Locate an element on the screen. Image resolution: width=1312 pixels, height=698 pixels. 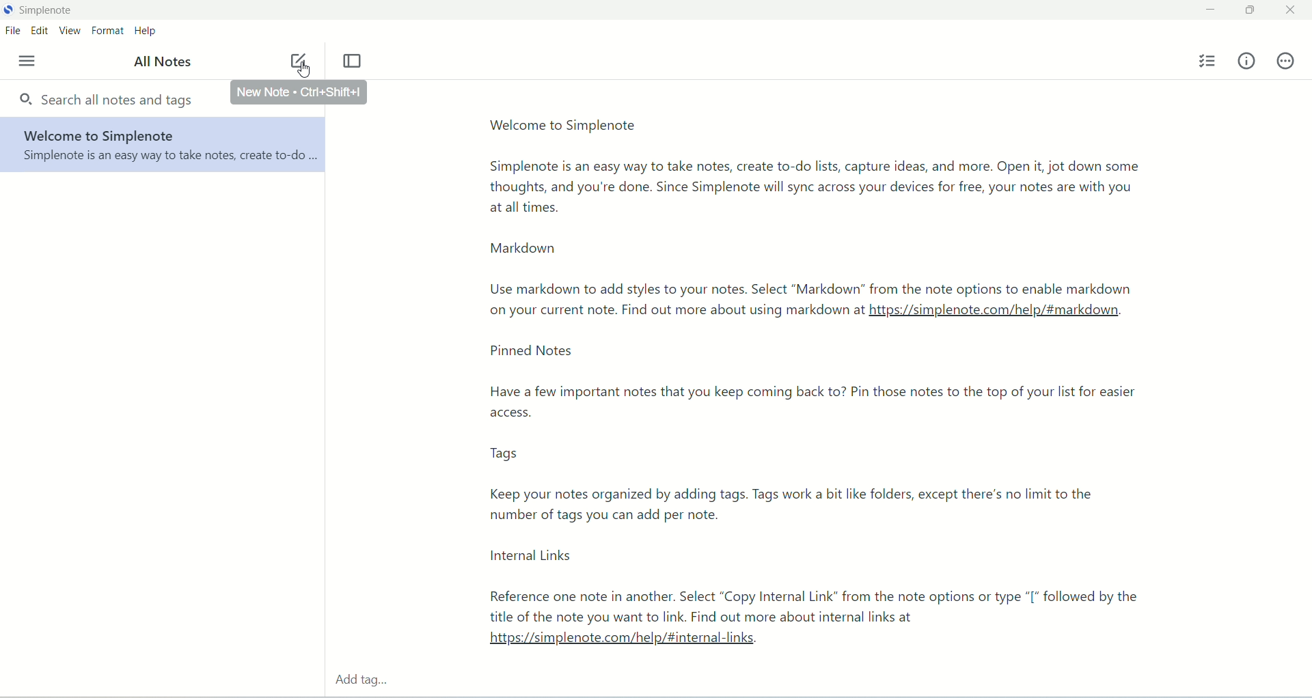
view is located at coordinates (70, 32).